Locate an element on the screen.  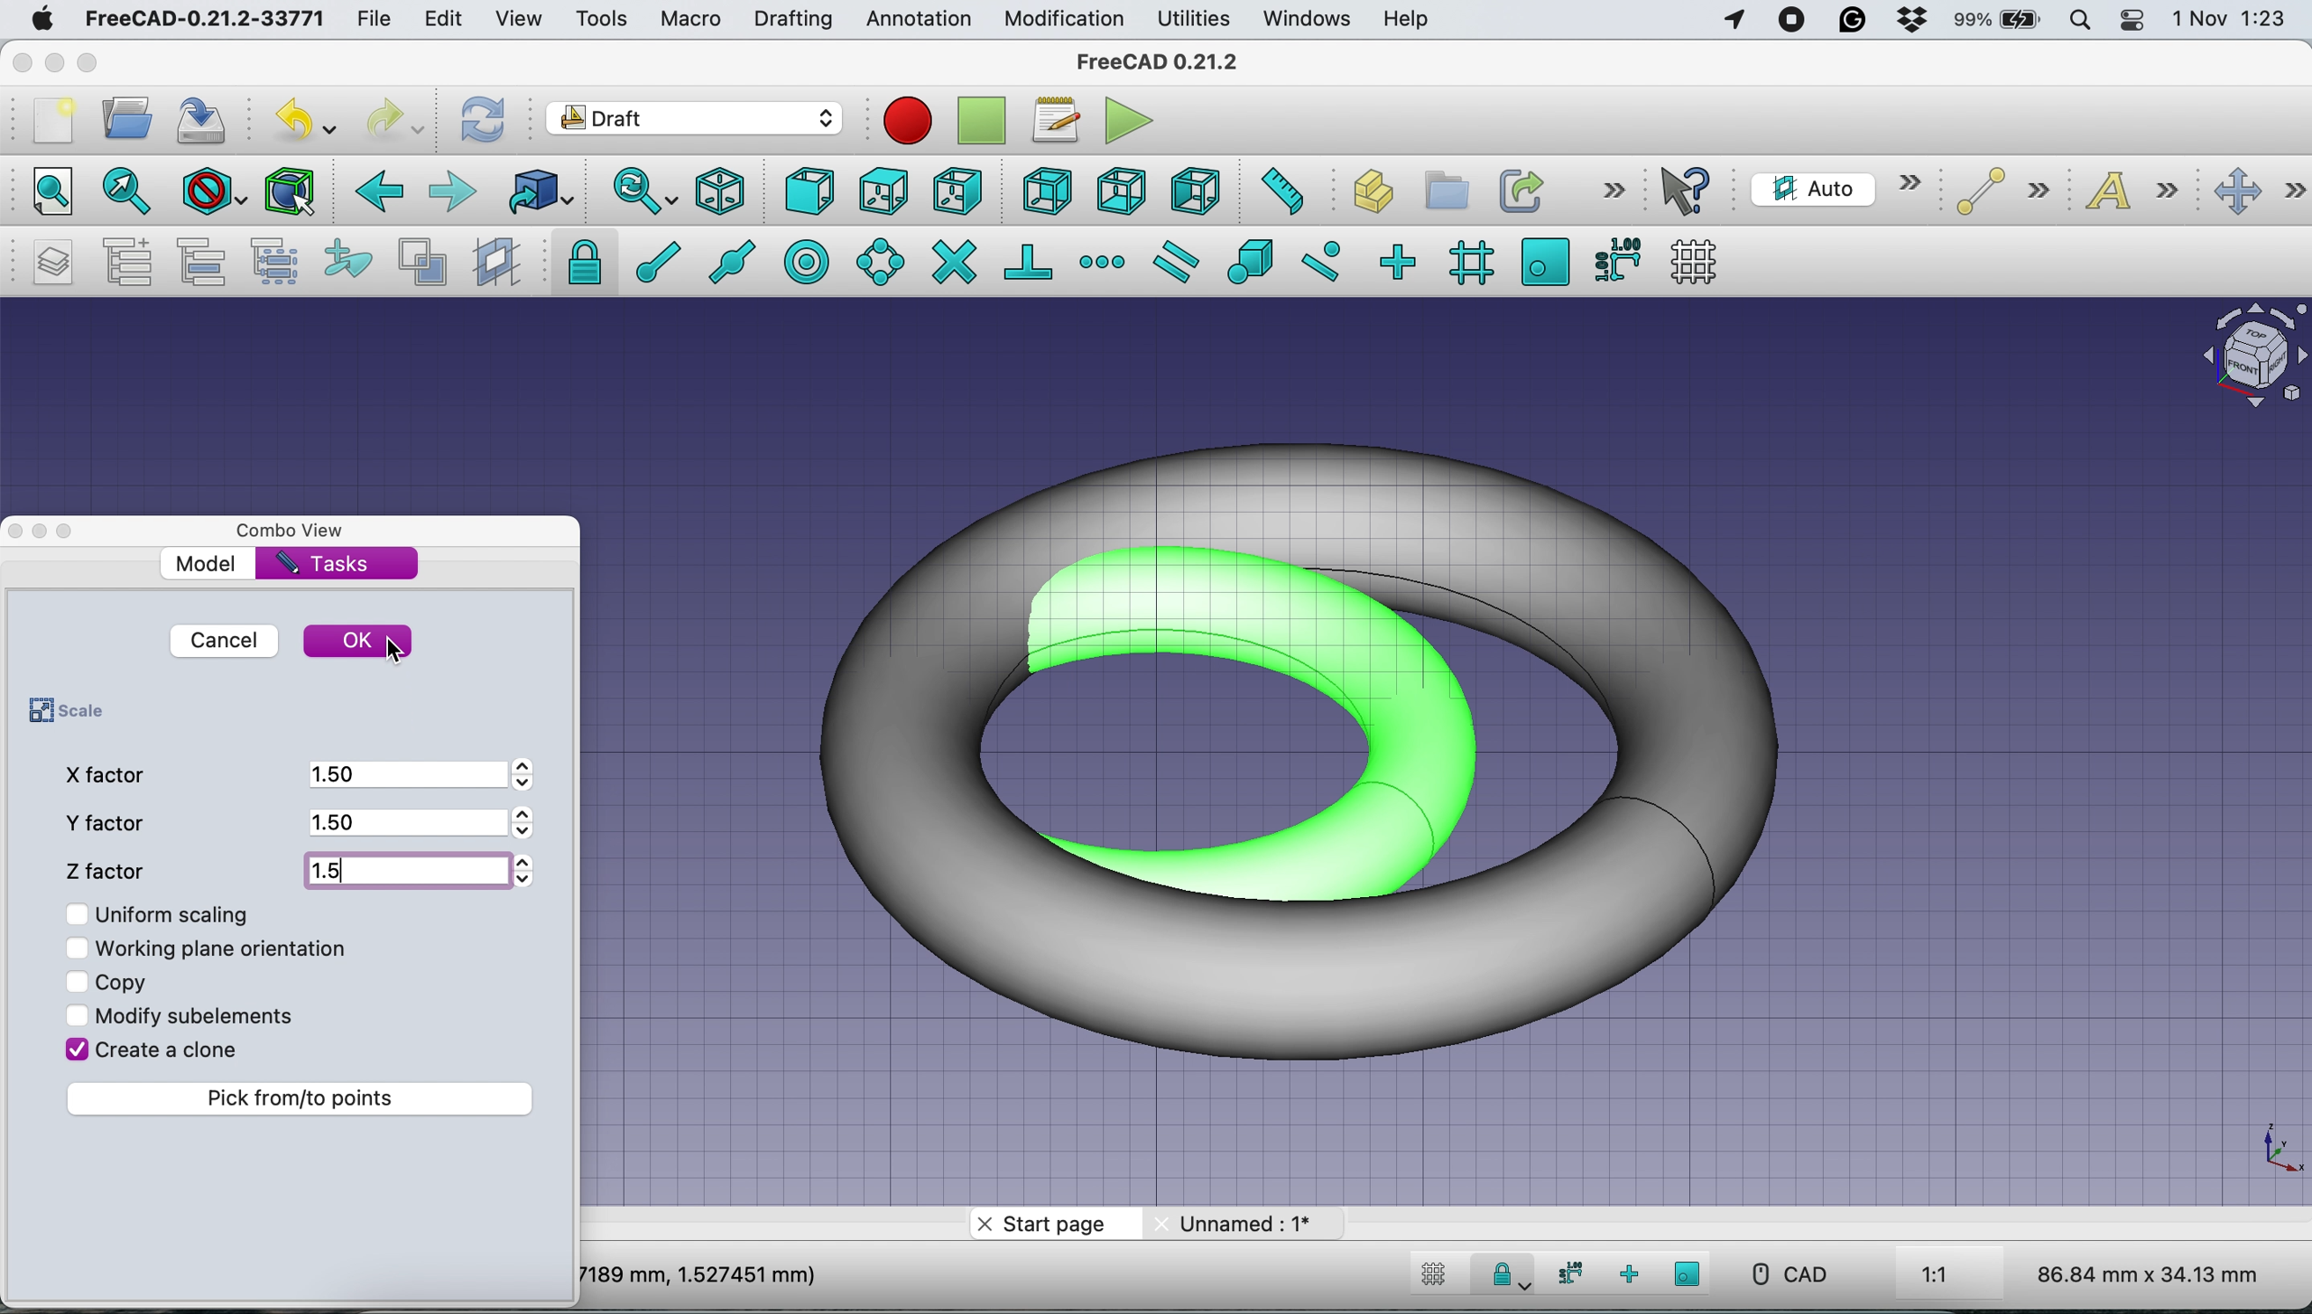
modification is located at coordinates (1066, 21).